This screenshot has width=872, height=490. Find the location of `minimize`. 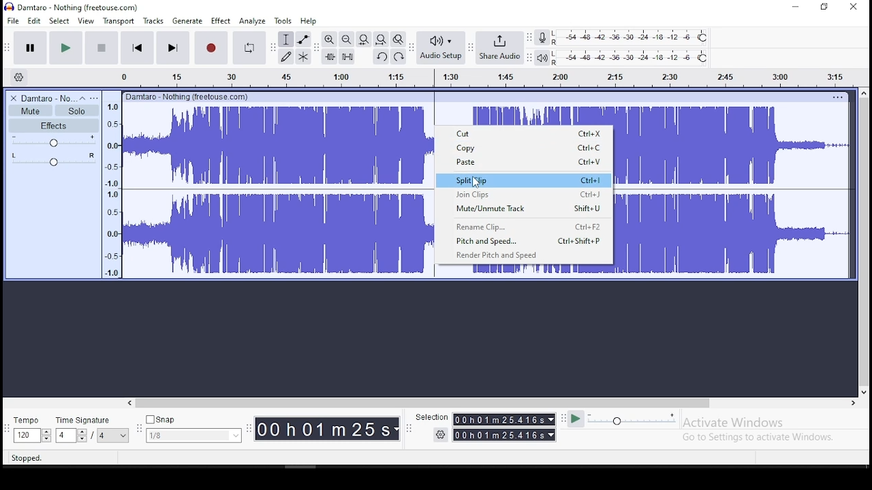

minimize is located at coordinates (796, 7).